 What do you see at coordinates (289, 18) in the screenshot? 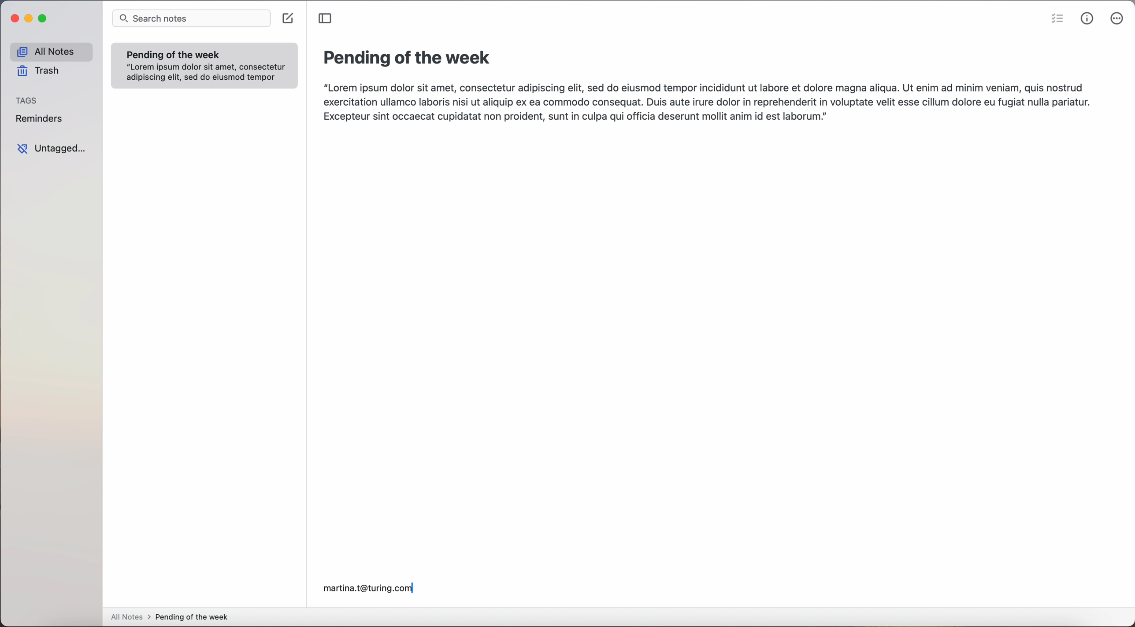
I see `create note` at bounding box center [289, 18].